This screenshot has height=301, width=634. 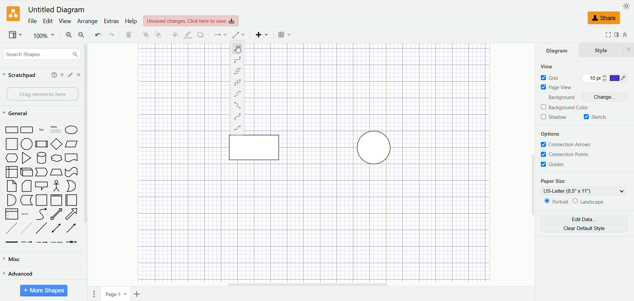 I want to click on Isometric Waypoint, so click(x=237, y=105).